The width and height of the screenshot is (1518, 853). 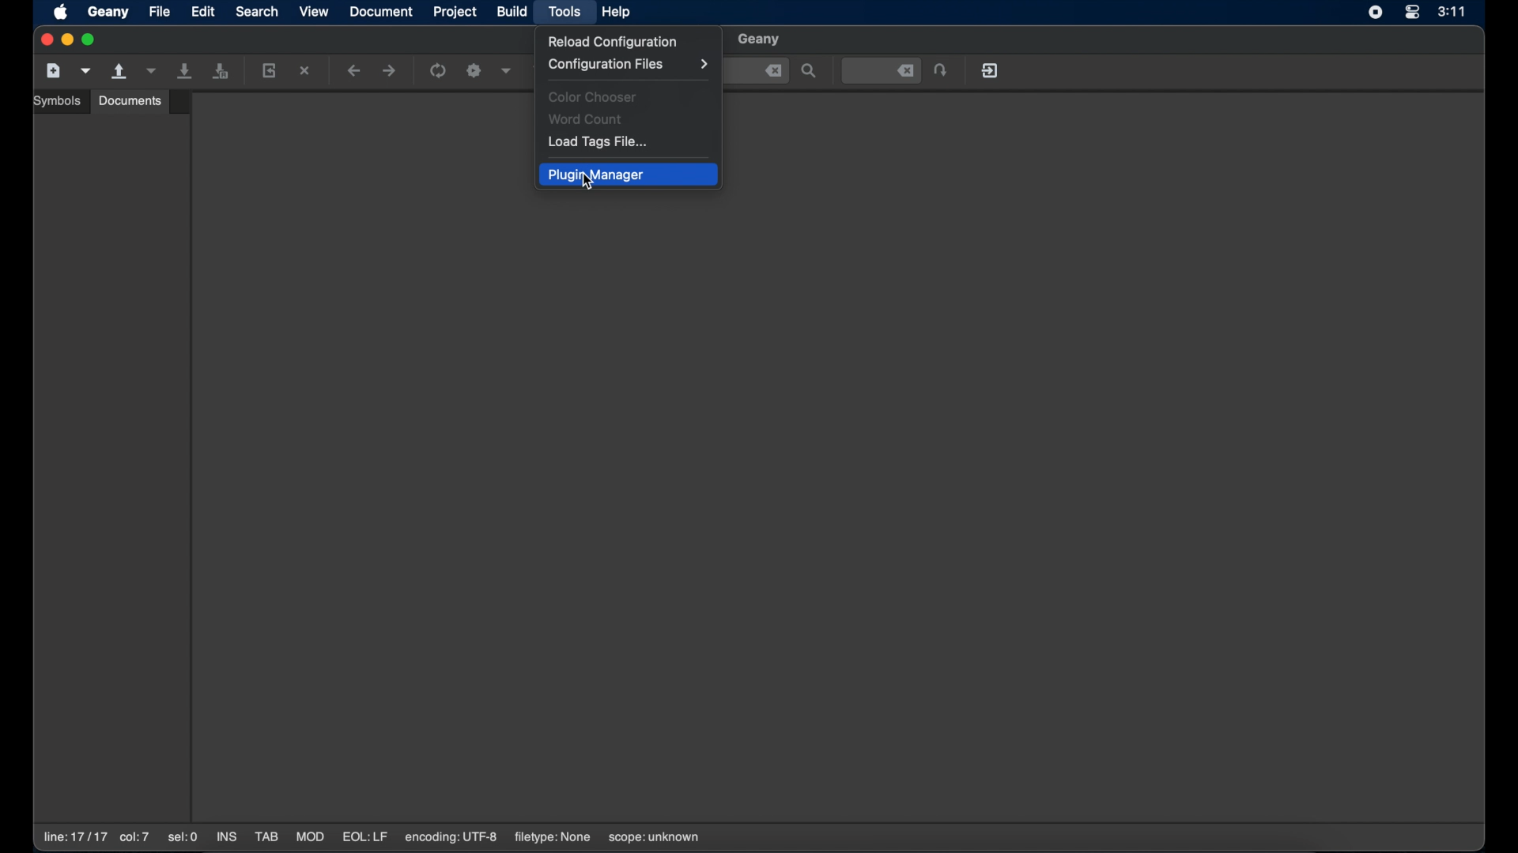 I want to click on encoding: UTF-8, so click(x=451, y=837).